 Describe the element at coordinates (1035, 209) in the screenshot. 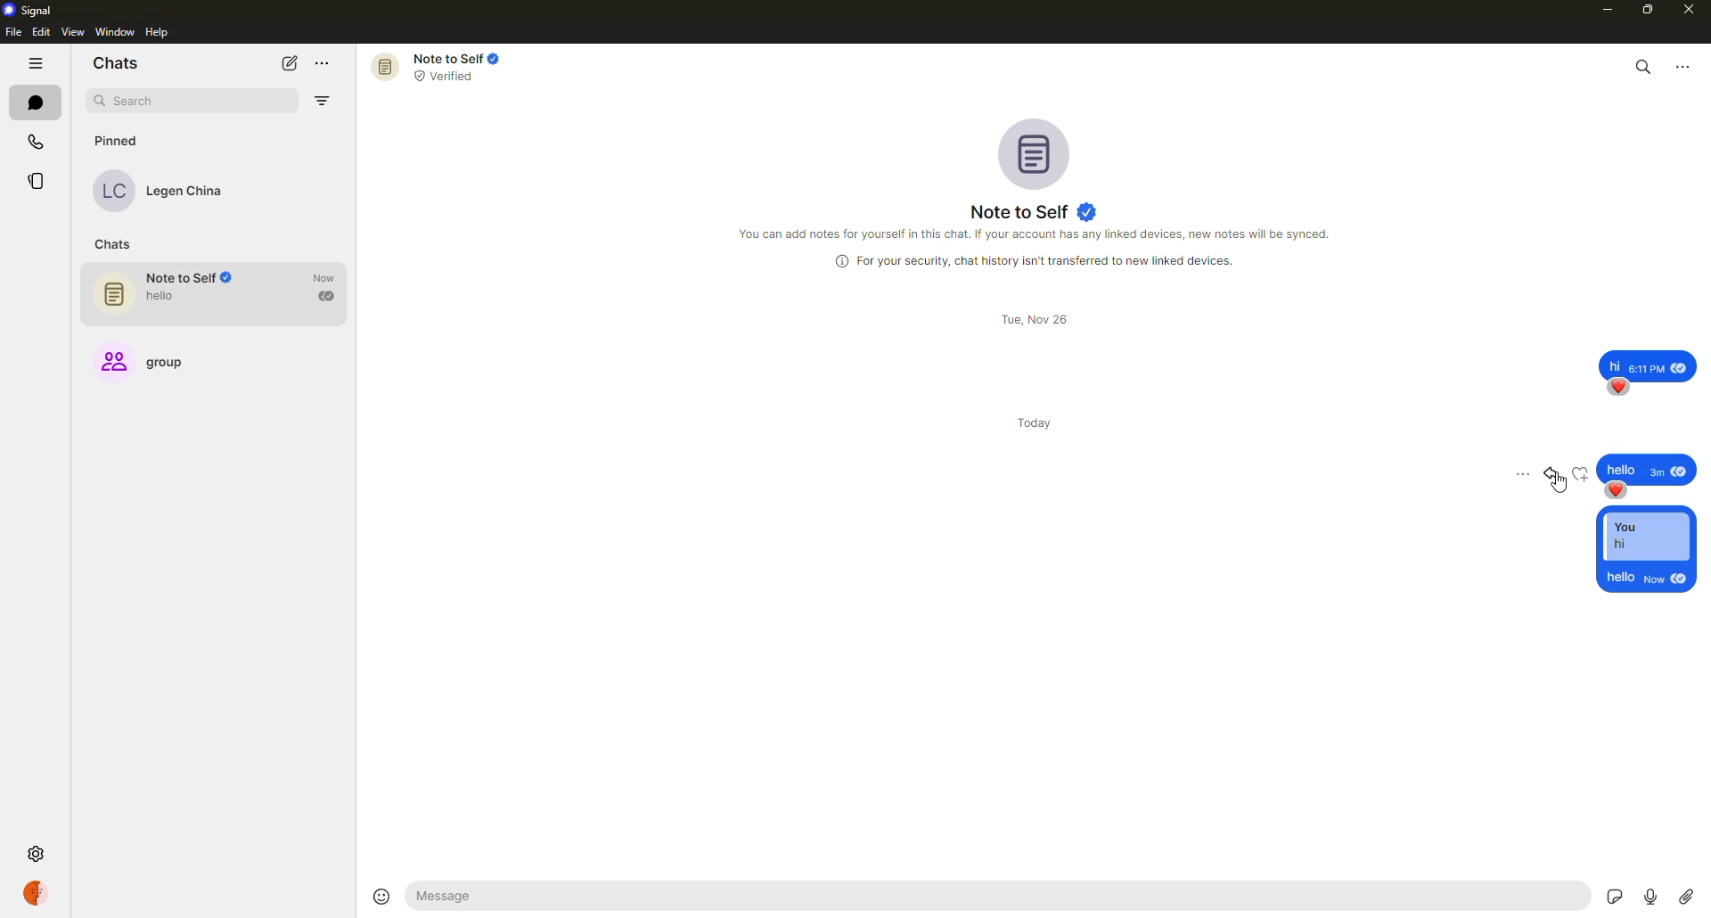

I see `note to self` at that location.